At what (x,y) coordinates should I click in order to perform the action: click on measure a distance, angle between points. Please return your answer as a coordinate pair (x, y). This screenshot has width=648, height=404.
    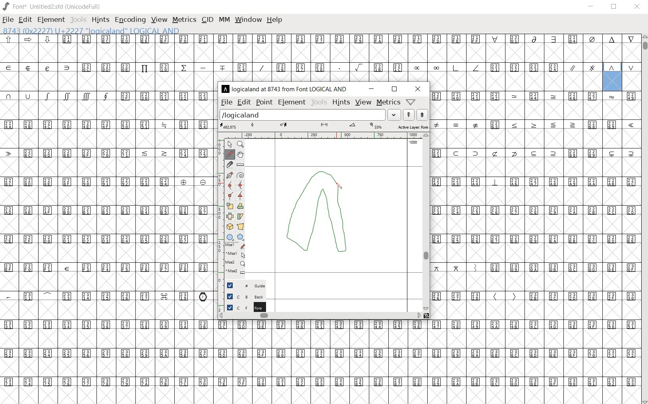
    Looking at the image, I should click on (240, 165).